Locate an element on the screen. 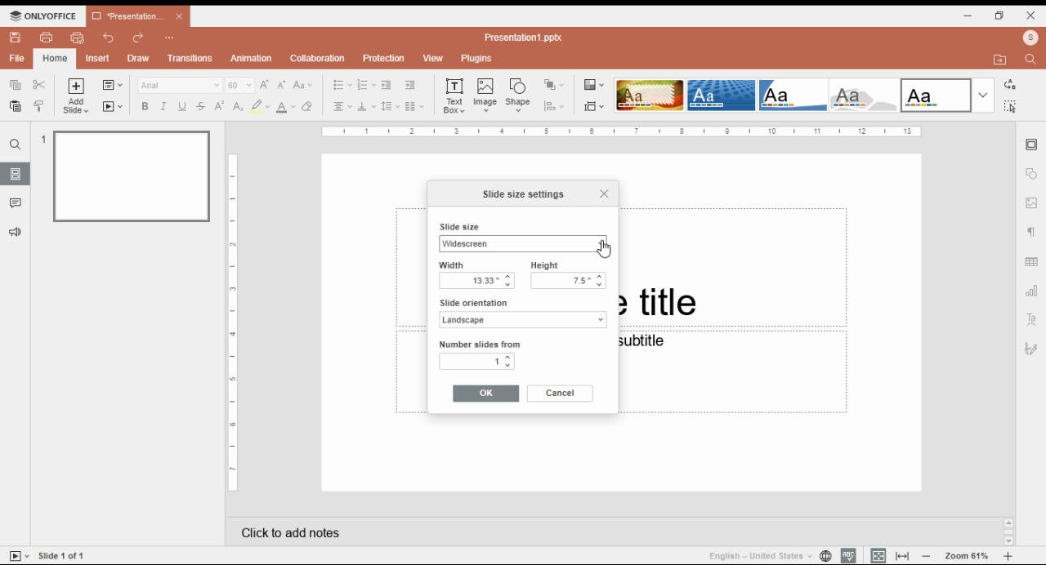 This screenshot has width=1046, height=565. Presentation1.pptx is located at coordinates (526, 37).